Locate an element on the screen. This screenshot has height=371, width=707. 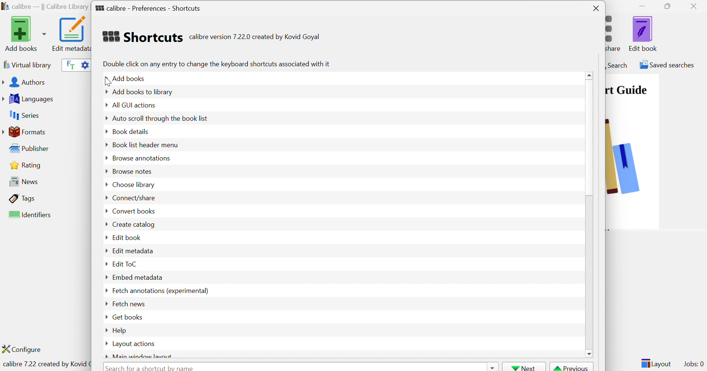
Minimize is located at coordinates (642, 6).